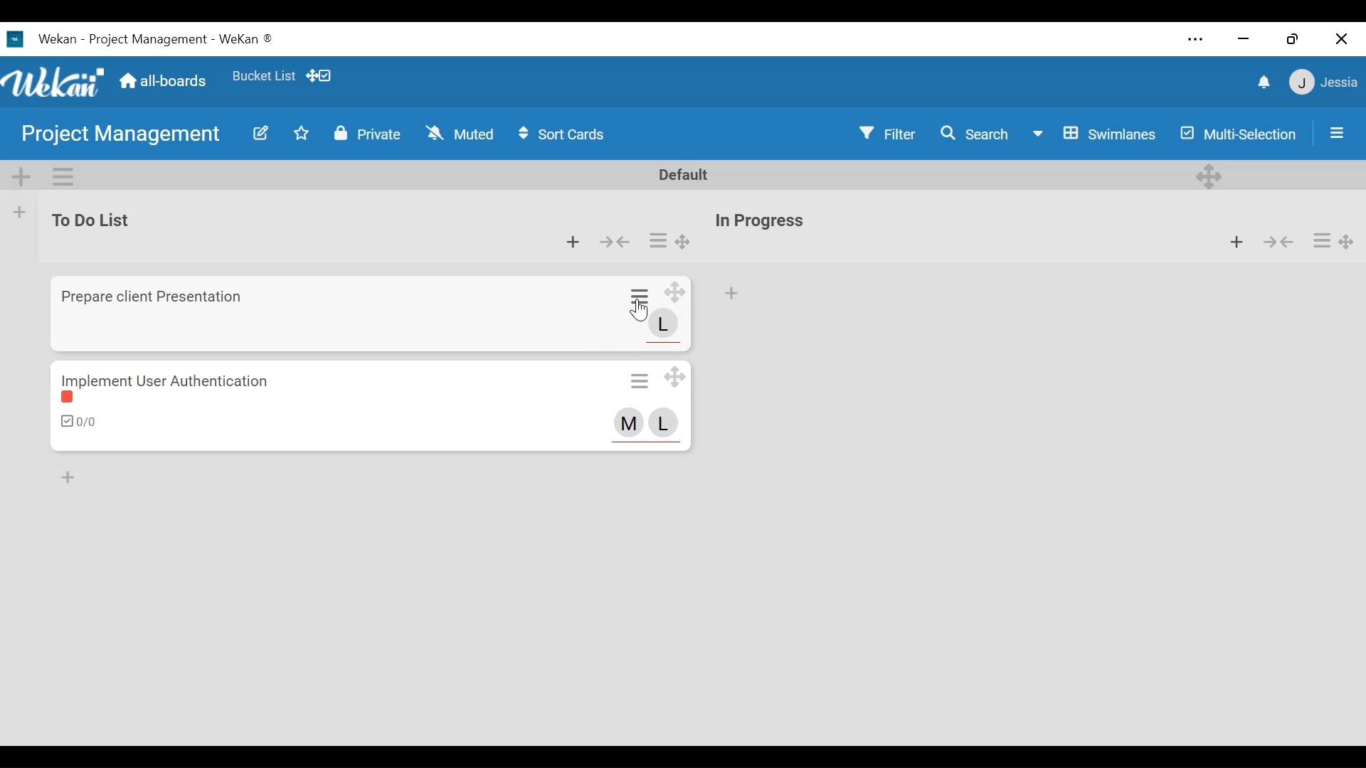 The width and height of the screenshot is (1366, 768). I want to click on restore, so click(1291, 40).